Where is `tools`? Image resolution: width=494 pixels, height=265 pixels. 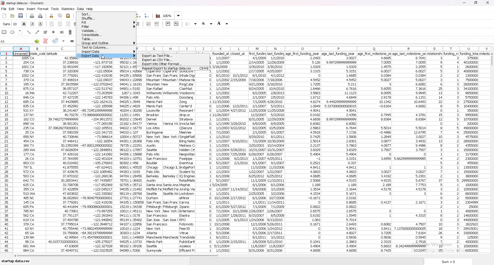 tools is located at coordinates (55, 9).